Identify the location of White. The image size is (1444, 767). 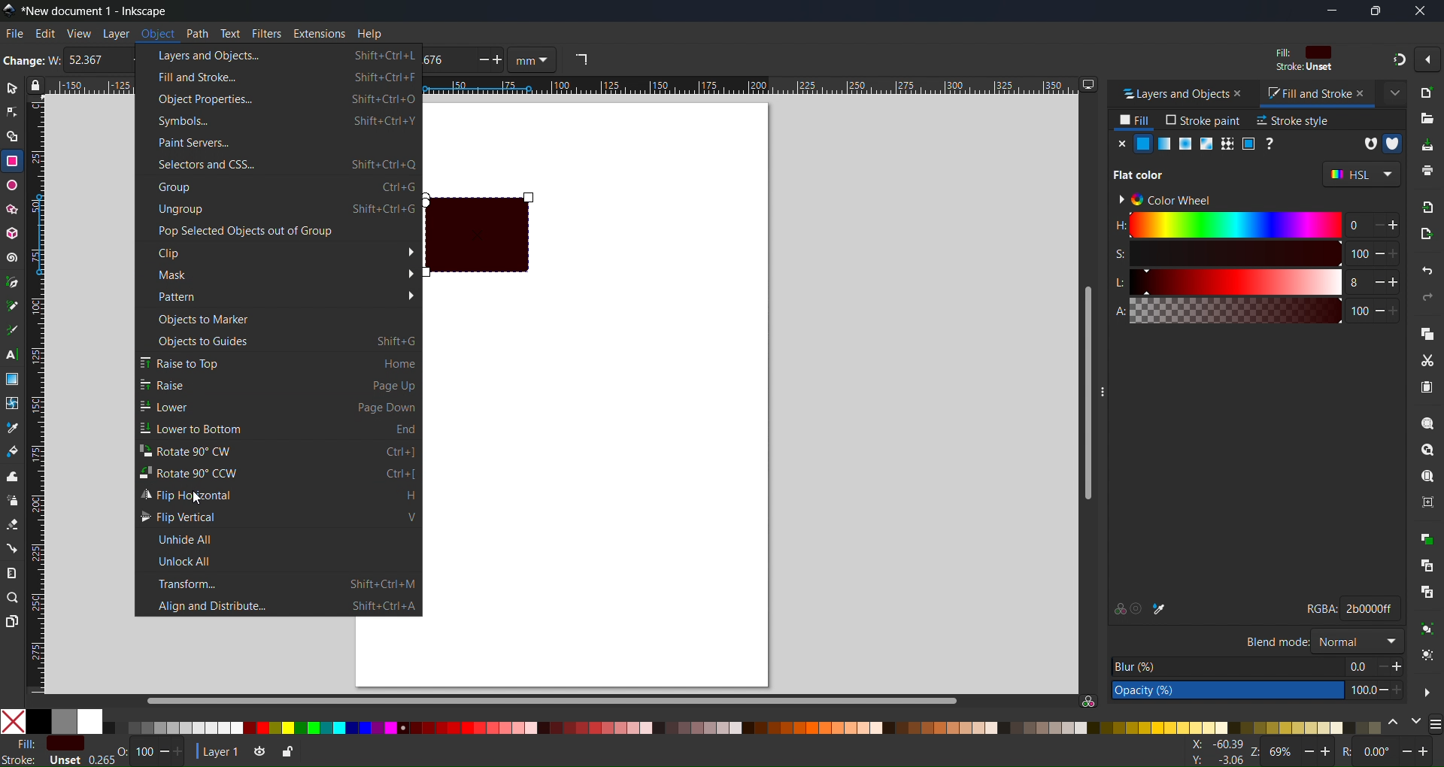
(90, 721).